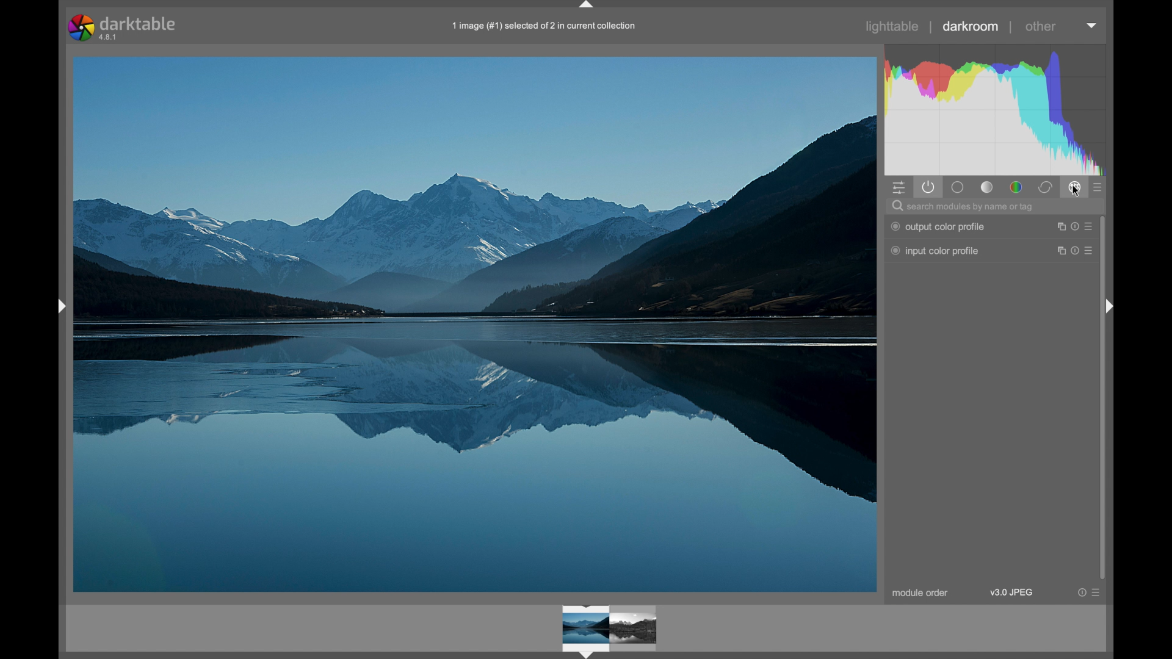  I want to click on more options, so click(1076, 251).